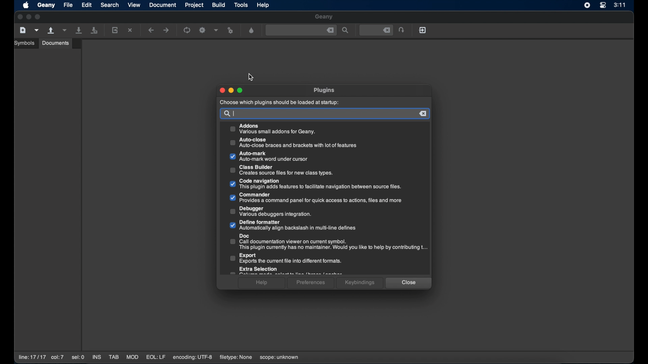 The width and height of the screenshot is (648, 364). Describe the element at coordinates (408, 283) in the screenshot. I see `close` at that location.